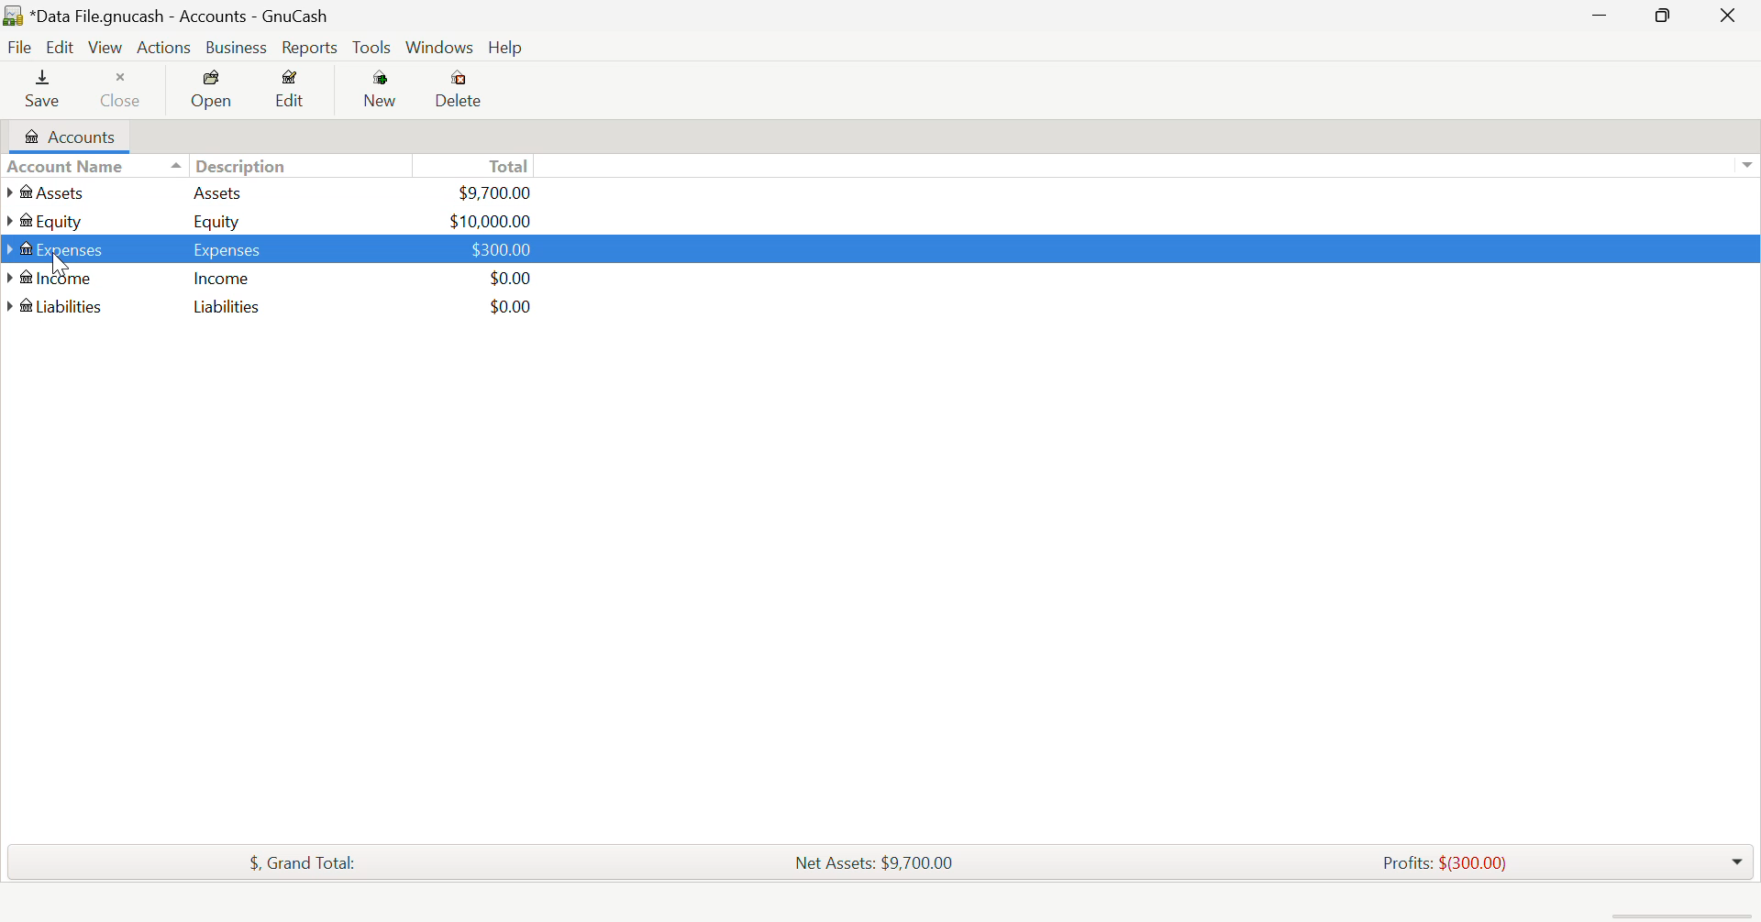 The width and height of the screenshot is (1761, 922). What do you see at coordinates (463, 89) in the screenshot?
I see `Delete` at bounding box center [463, 89].